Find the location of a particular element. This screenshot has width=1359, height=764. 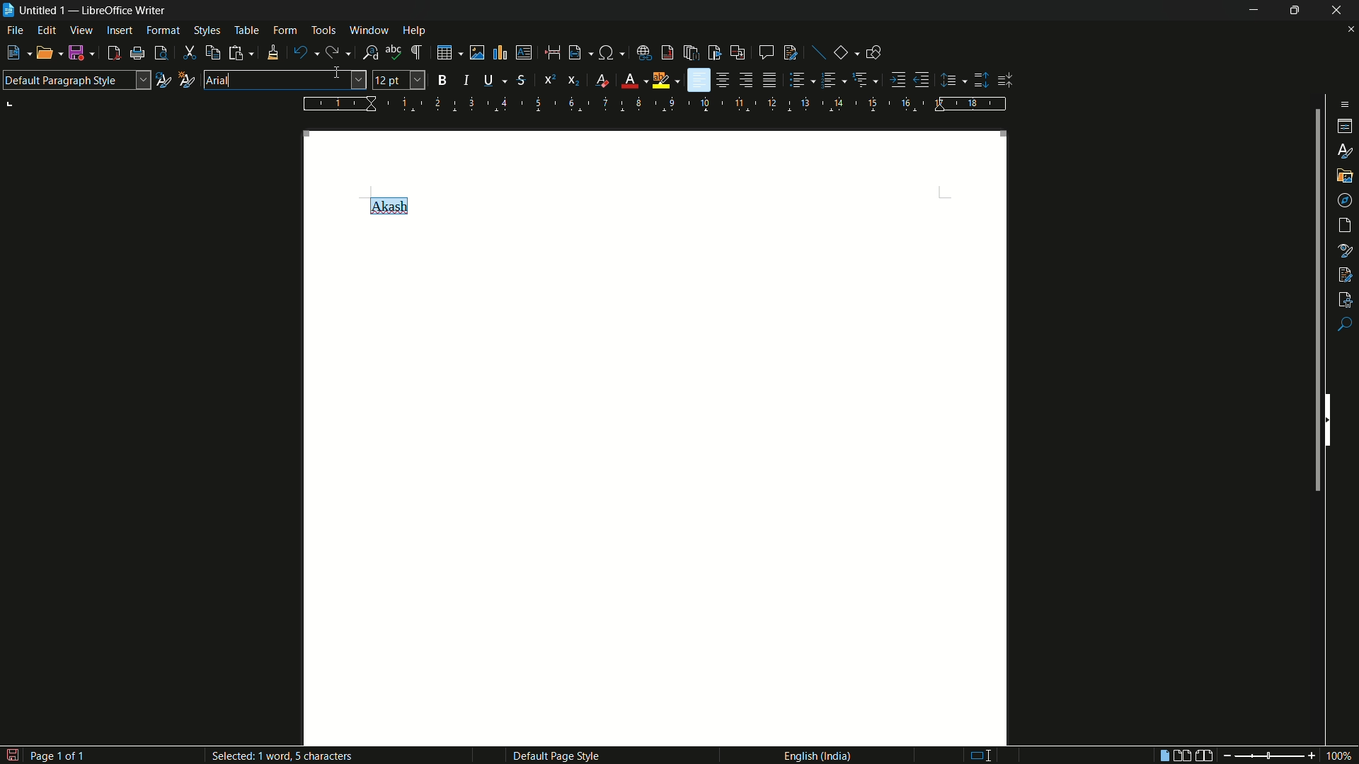

align center is located at coordinates (724, 80).